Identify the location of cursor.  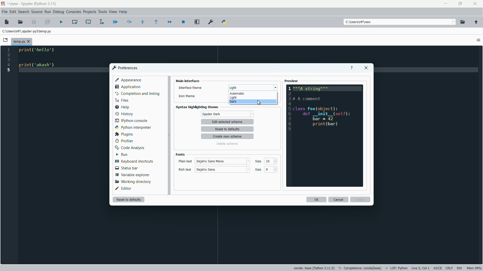
(260, 102).